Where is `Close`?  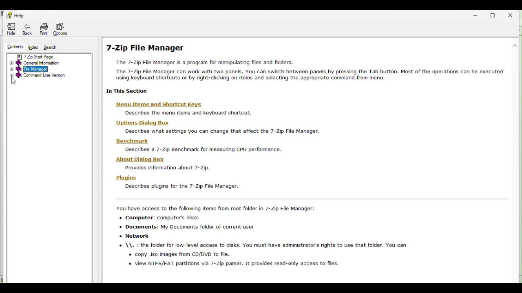
Close is located at coordinates (511, 15).